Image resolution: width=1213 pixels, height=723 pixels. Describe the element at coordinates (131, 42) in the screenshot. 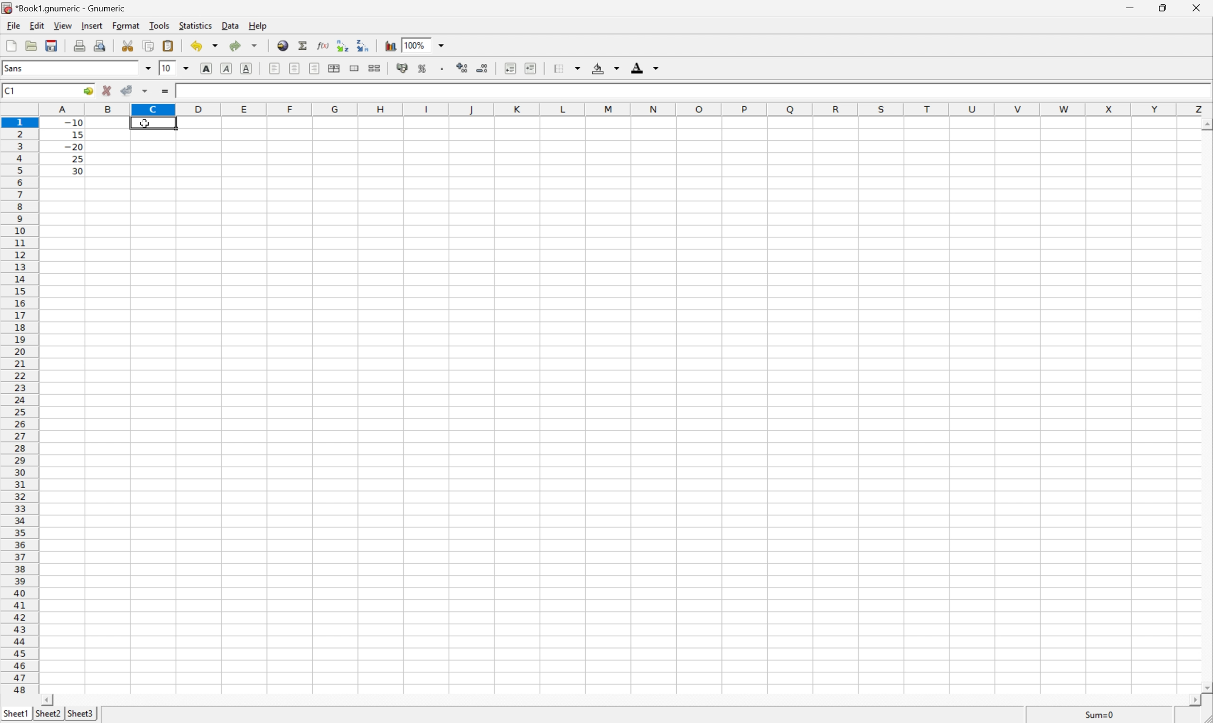

I see `Copy the selection` at that location.